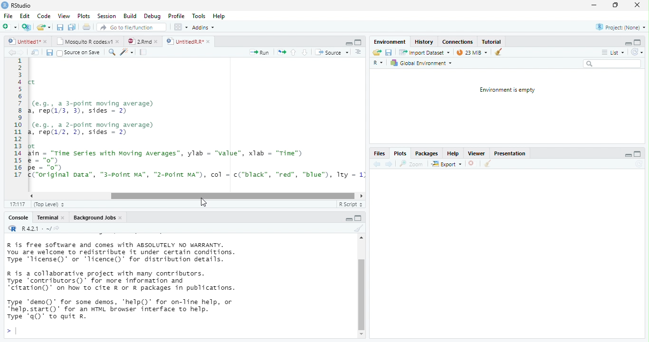 This screenshot has width=649, height=342. Describe the element at coordinates (57, 228) in the screenshot. I see `view the current working directory` at that location.